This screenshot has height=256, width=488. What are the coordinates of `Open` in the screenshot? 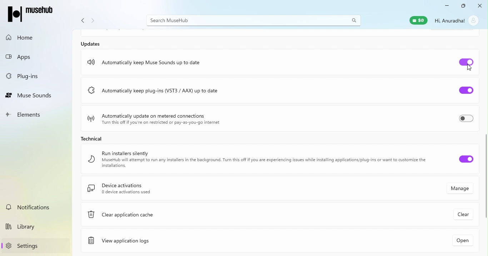 It's located at (460, 240).